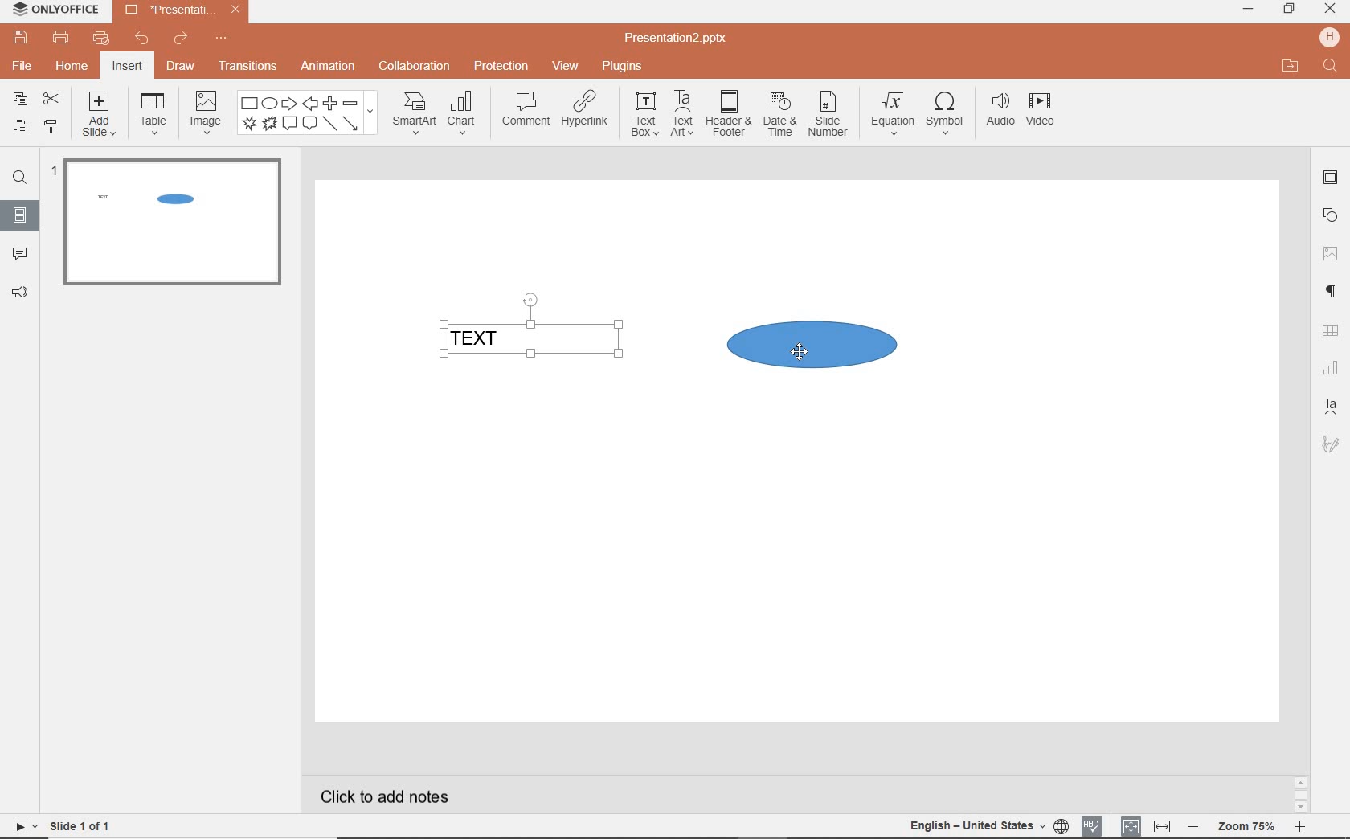  What do you see at coordinates (1094, 825) in the screenshot?
I see `SPELL CHECKING` at bounding box center [1094, 825].